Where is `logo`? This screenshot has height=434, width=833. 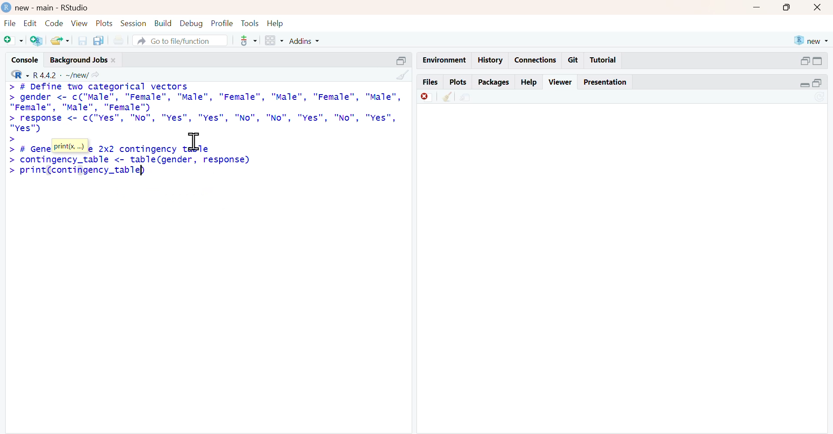
logo is located at coordinates (7, 7).